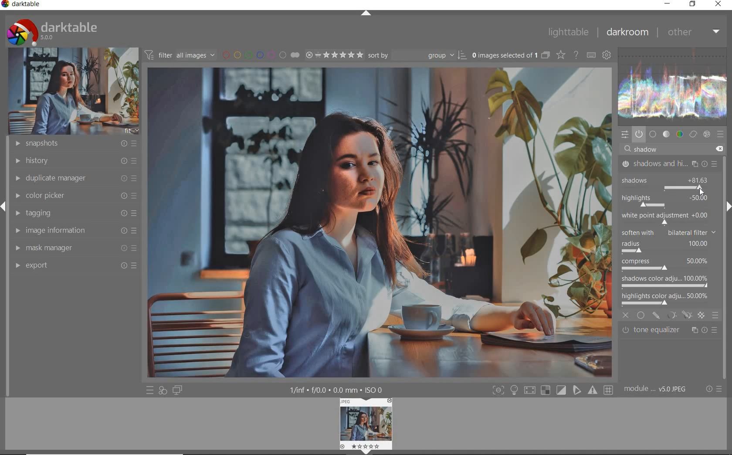 This screenshot has width=732, height=455. Describe the element at coordinates (545, 55) in the screenshot. I see `collapse grouped images` at that location.